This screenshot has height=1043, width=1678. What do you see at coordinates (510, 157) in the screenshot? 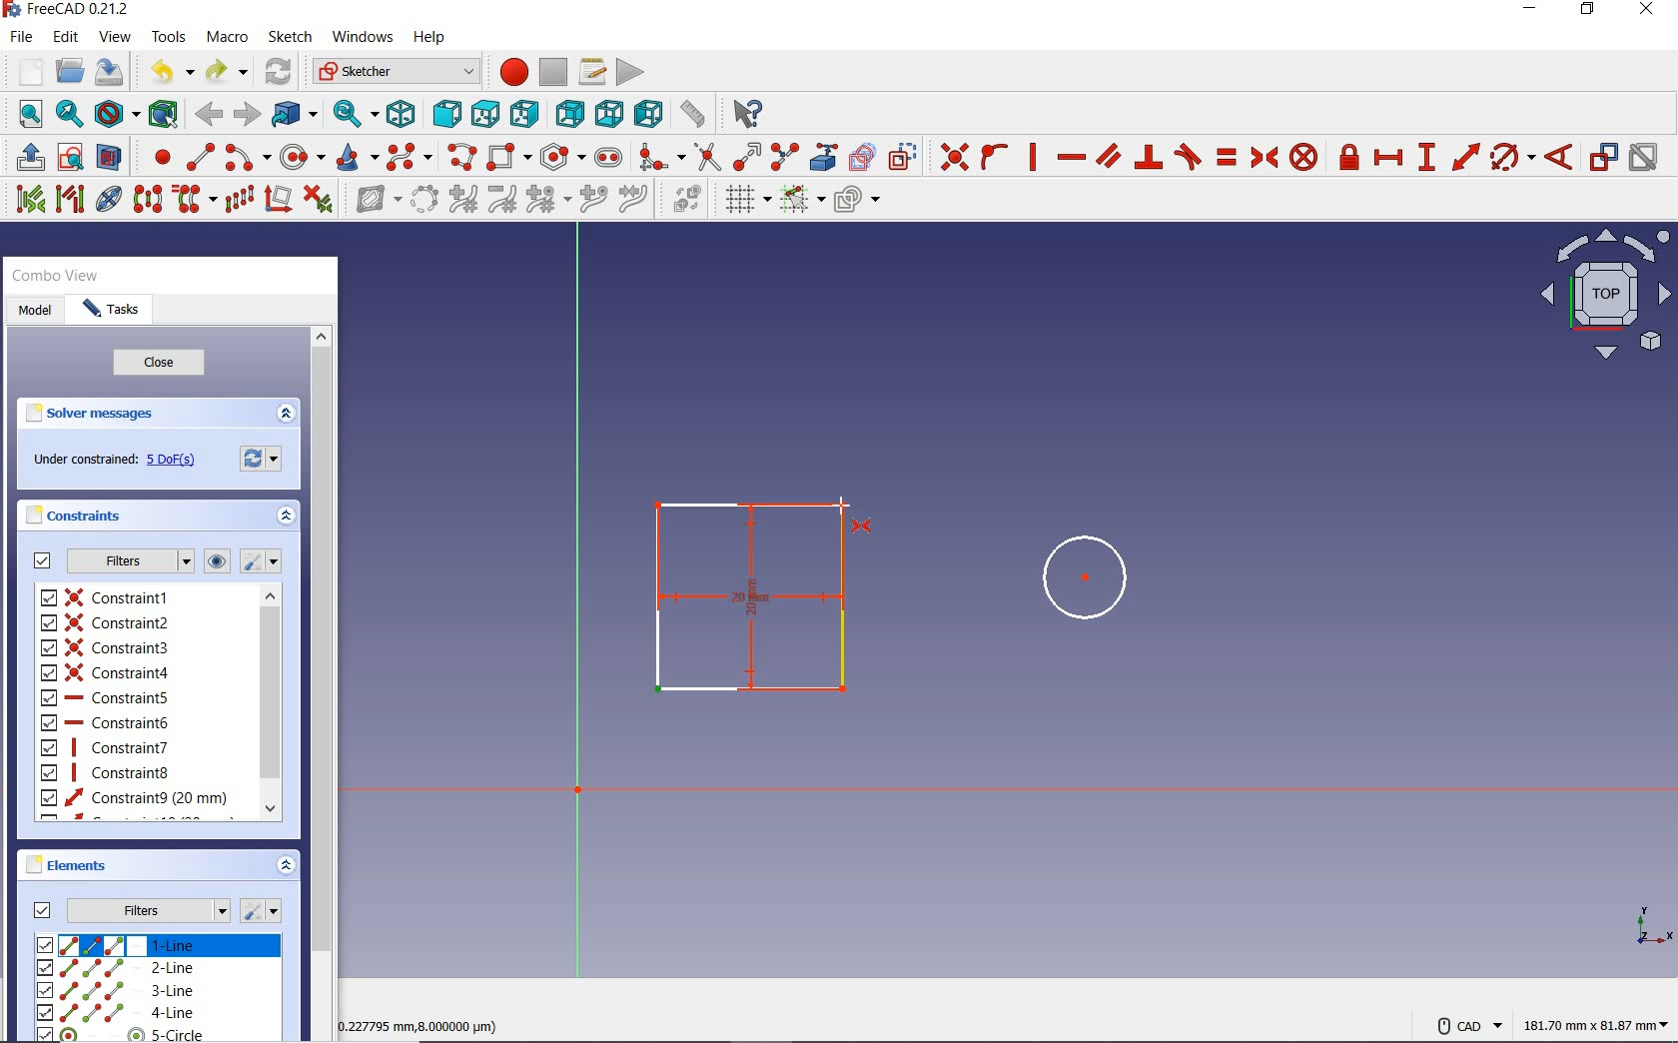
I see `centered rectangle` at bounding box center [510, 157].